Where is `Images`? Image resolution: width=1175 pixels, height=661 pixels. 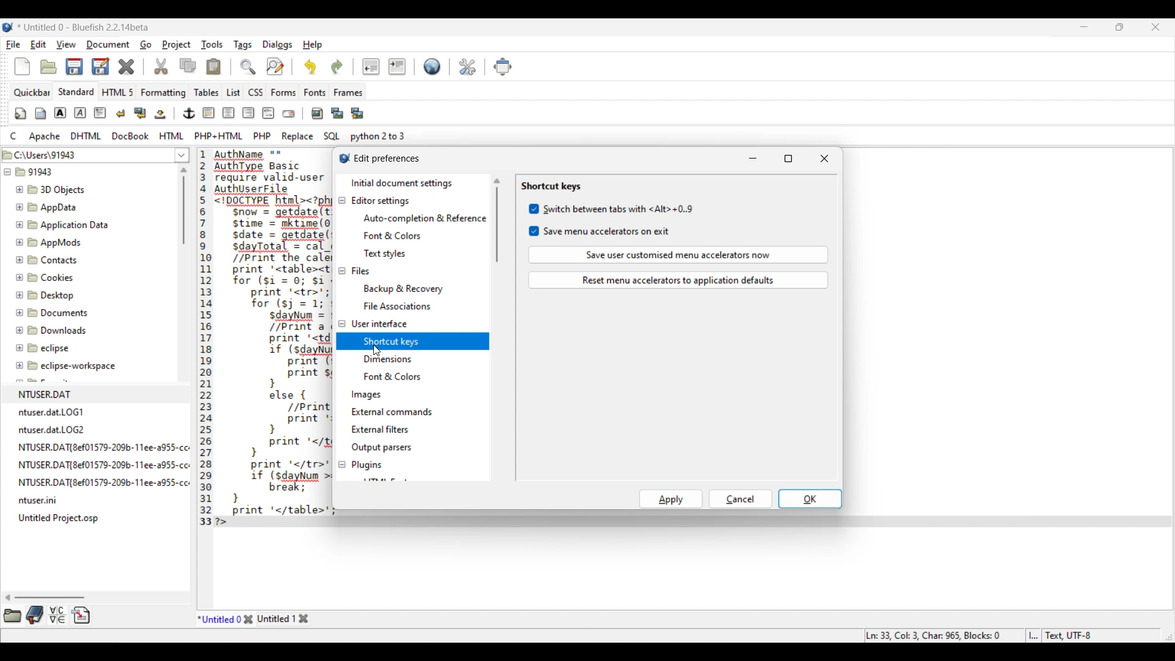
Images is located at coordinates (368, 395).